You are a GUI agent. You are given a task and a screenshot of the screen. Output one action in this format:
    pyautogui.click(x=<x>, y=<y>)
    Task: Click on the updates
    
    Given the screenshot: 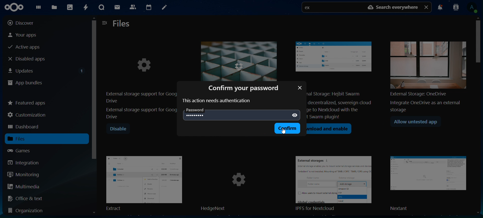 What is the action you would take?
    pyautogui.click(x=46, y=70)
    